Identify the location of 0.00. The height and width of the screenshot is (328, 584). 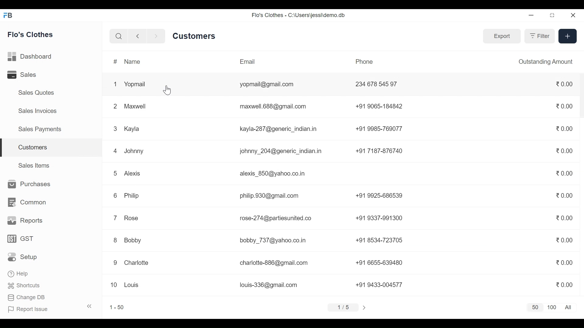
(565, 150).